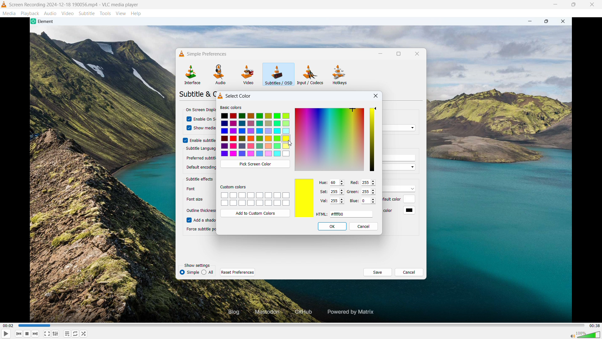 The height and width of the screenshot is (339, 602). I want to click on Subtitle effects , so click(200, 179).